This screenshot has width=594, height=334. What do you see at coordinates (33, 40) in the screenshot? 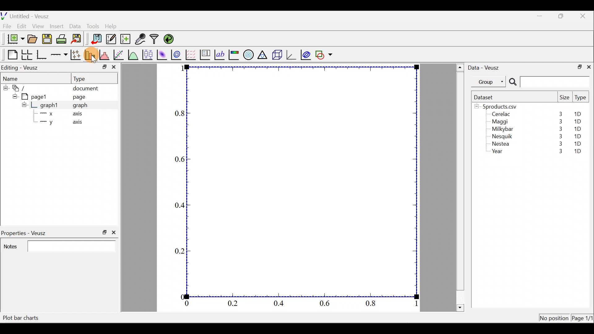
I see `Open a document` at bounding box center [33, 40].